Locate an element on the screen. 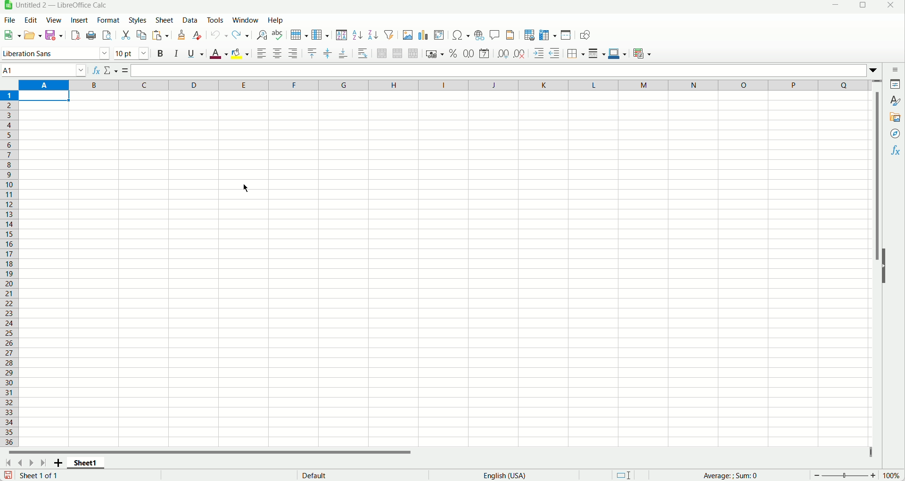 Image resolution: width=905 pixels, height=481 pixels. Align bottom is located at coordinates (344, 52).